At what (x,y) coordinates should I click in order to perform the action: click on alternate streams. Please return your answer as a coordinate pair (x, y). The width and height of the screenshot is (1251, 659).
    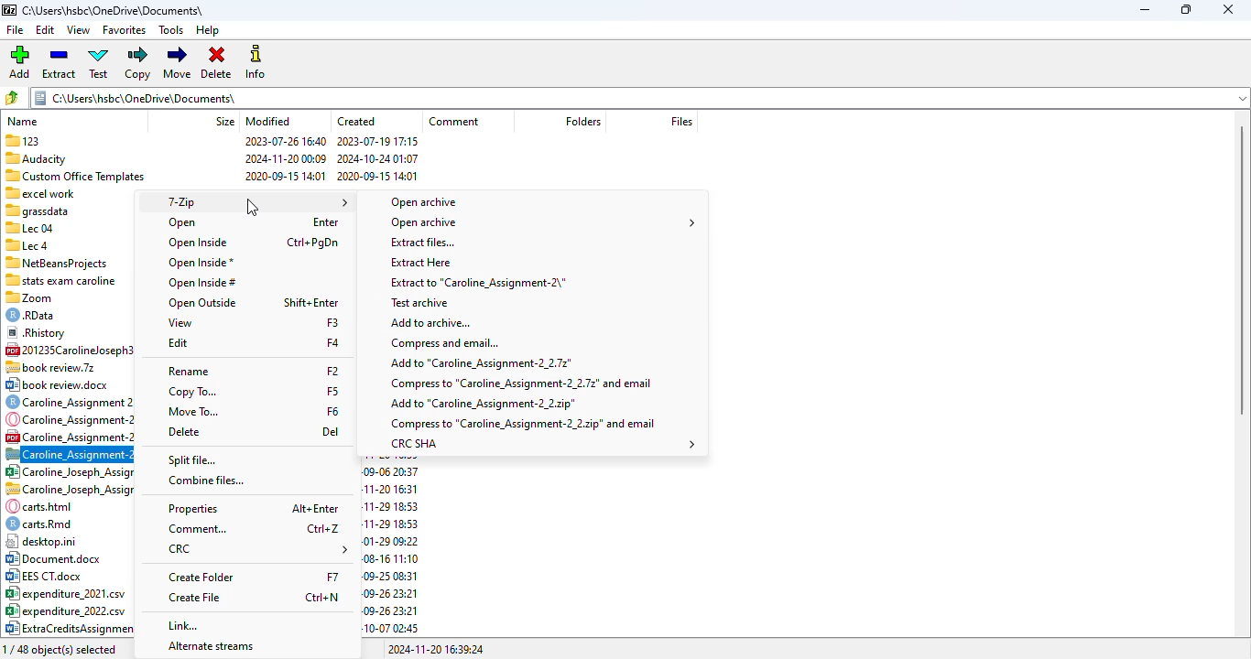
    Looking at the image, I should click on (212, 648).